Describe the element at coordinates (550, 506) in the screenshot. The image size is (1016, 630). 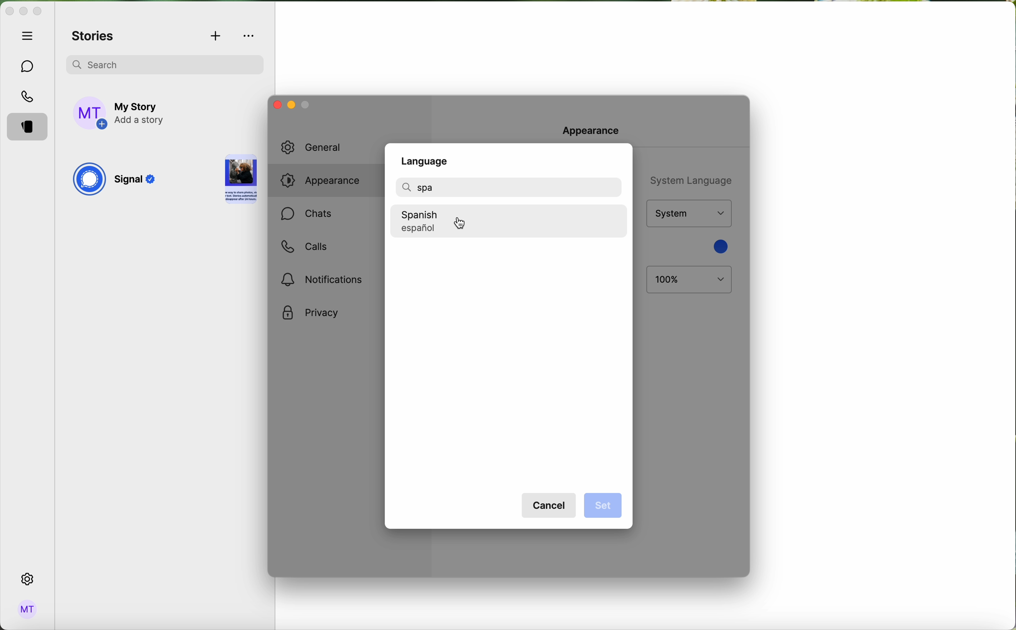
I see `cancel button` at that location.